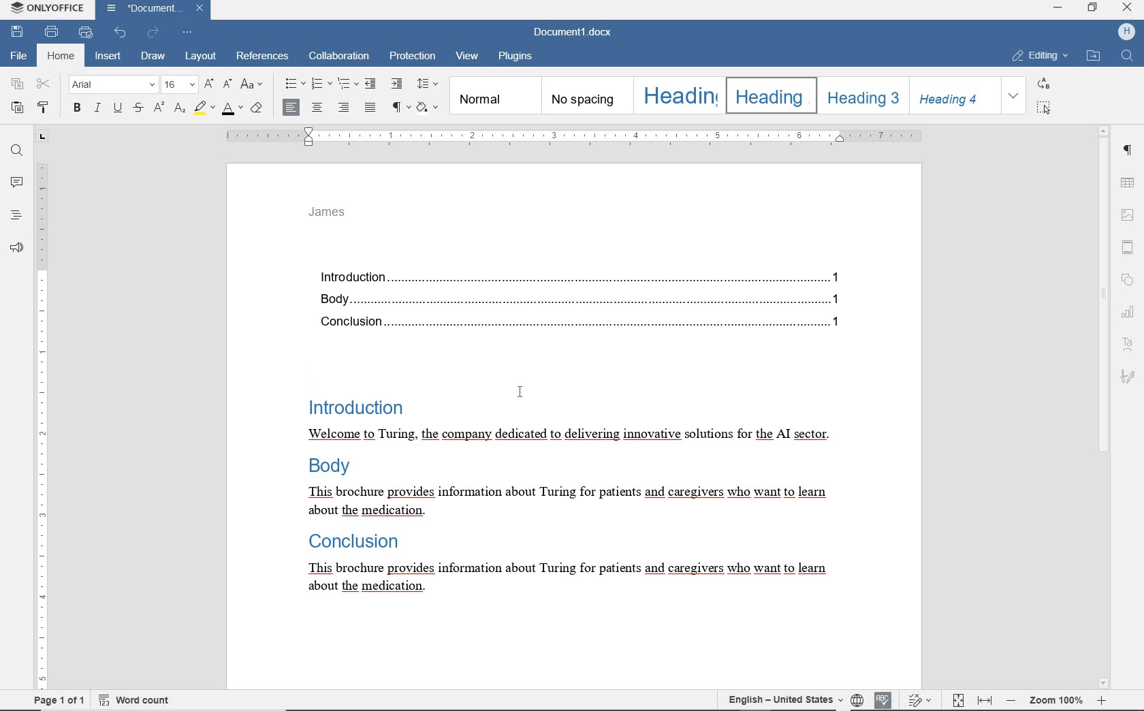 The image size is (1144, 711). Describe the element at coordinates (371, 108) in the screenshot. I see `justified` at that location.